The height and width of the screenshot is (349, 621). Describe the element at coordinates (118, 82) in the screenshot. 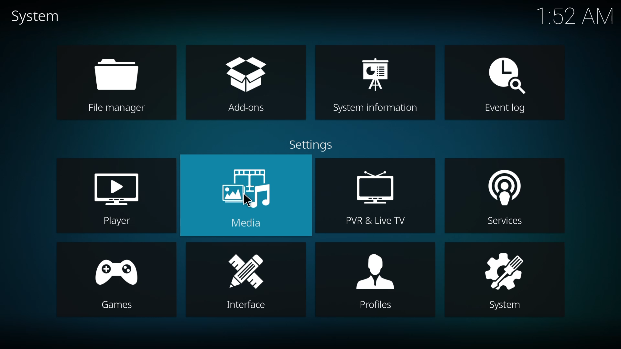

I see `file manager` at that location.